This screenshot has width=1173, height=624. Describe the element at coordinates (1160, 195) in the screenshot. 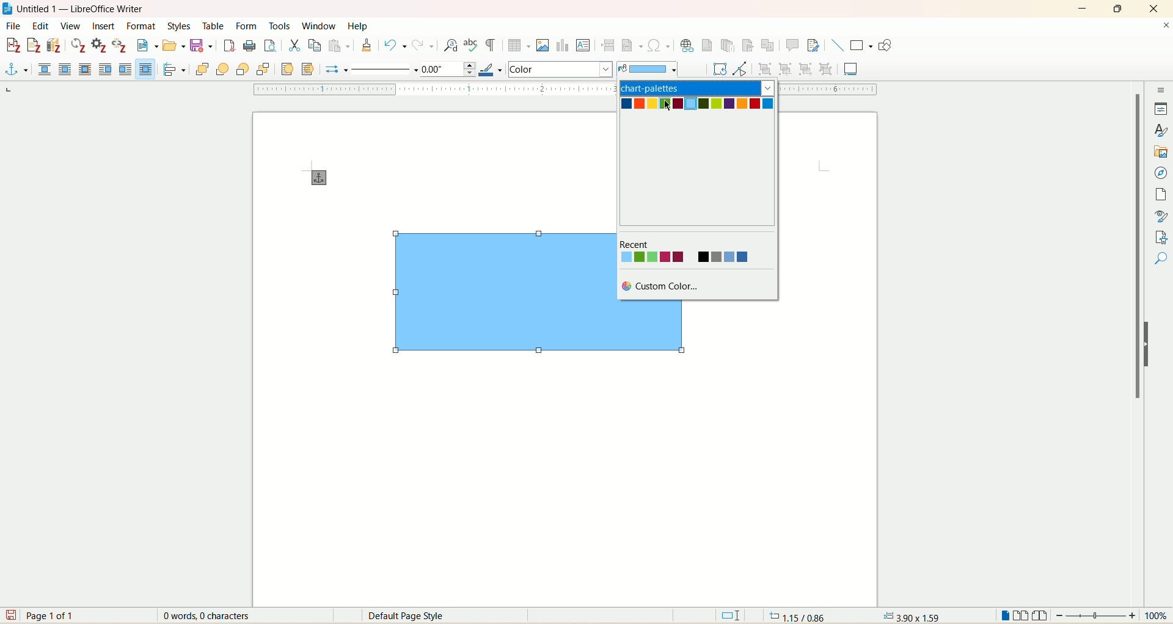

I see `page` at that location.